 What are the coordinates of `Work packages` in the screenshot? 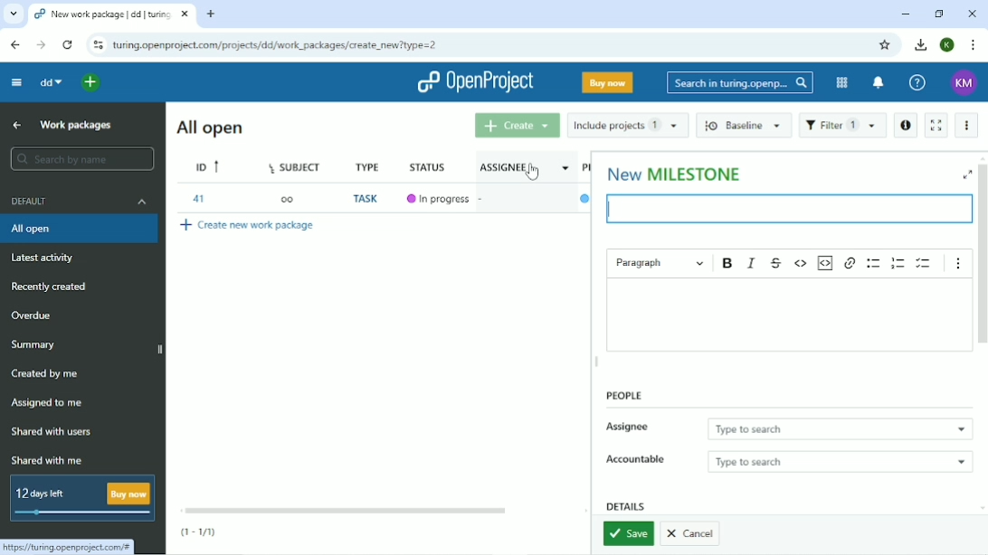 It's located at (75, 126).